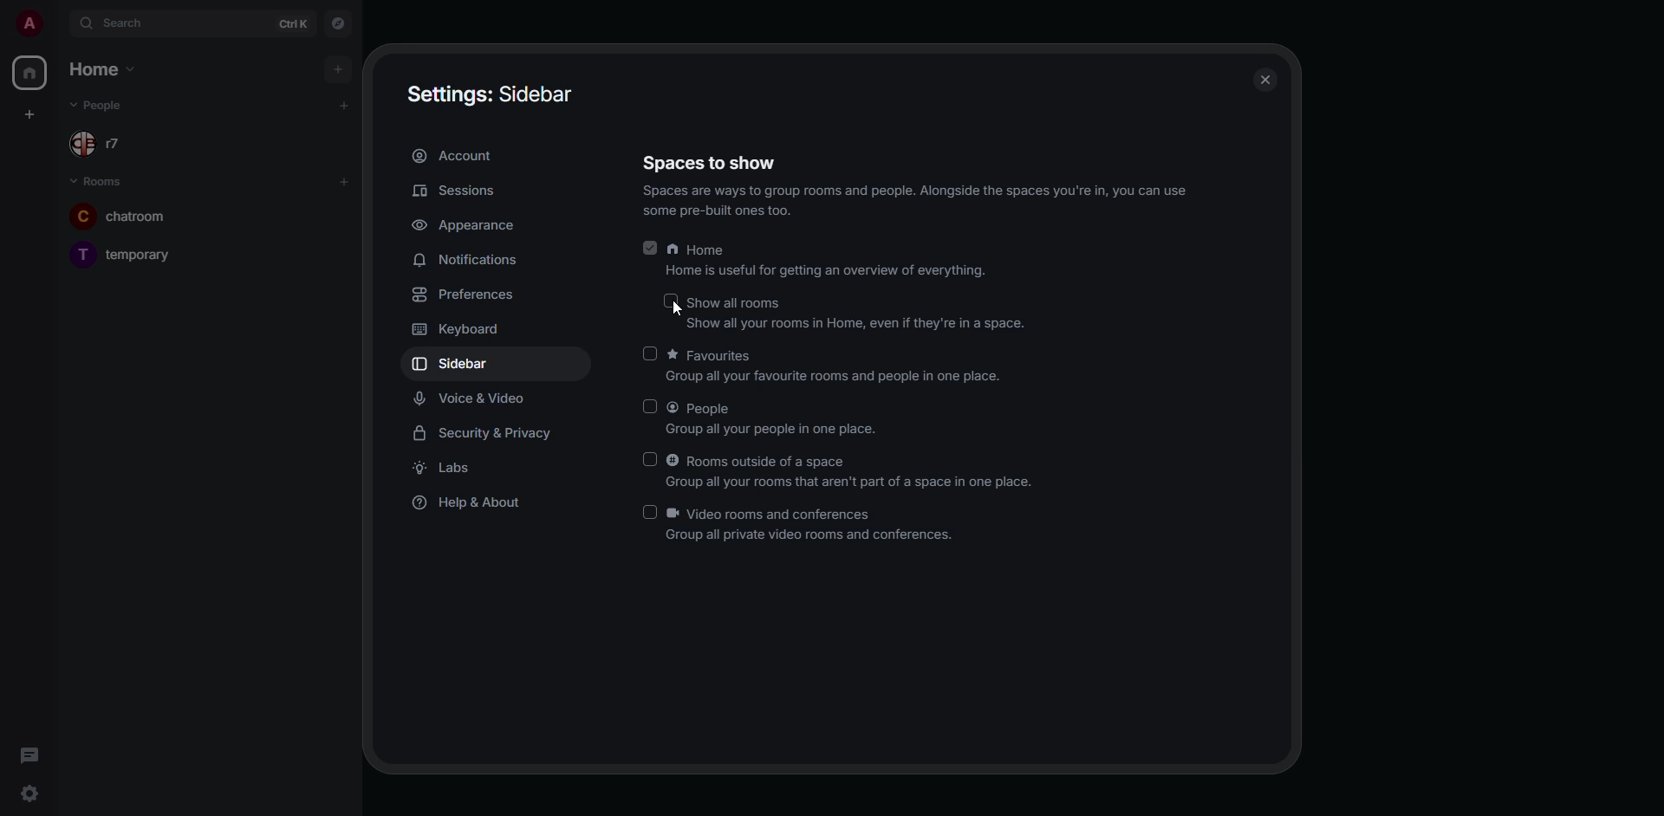 This screenshot has height=816, width=1664. What do you see at coordinates (496, 92) in the screenshot?
I see `settings sidebar` at bounding box center [496, 92].